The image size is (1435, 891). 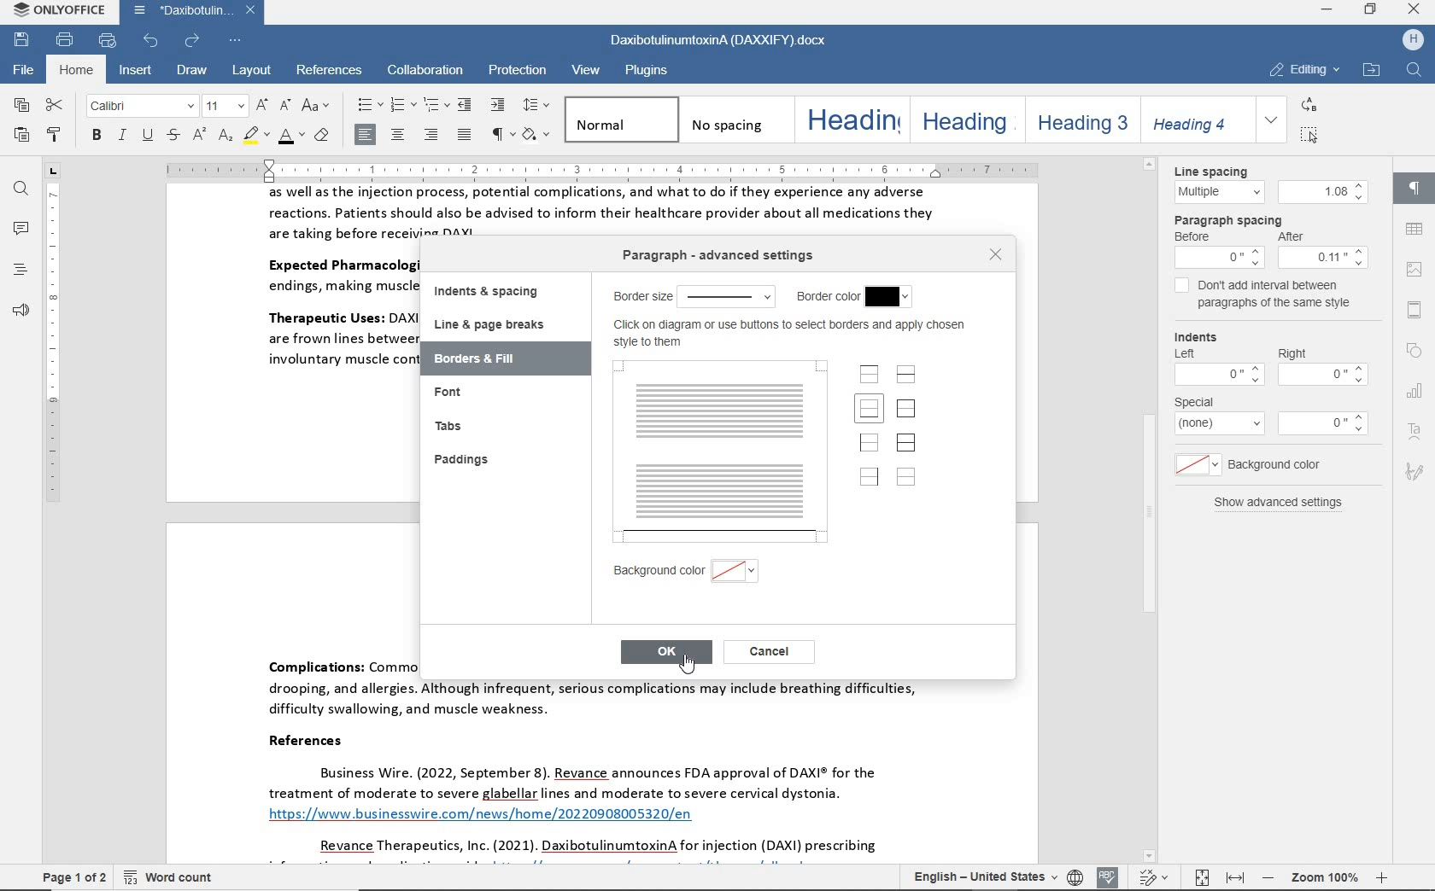 What do you see at coordinates (776, 653) in the screenshot?
I see `cancel` at bounding box center [776, 653].